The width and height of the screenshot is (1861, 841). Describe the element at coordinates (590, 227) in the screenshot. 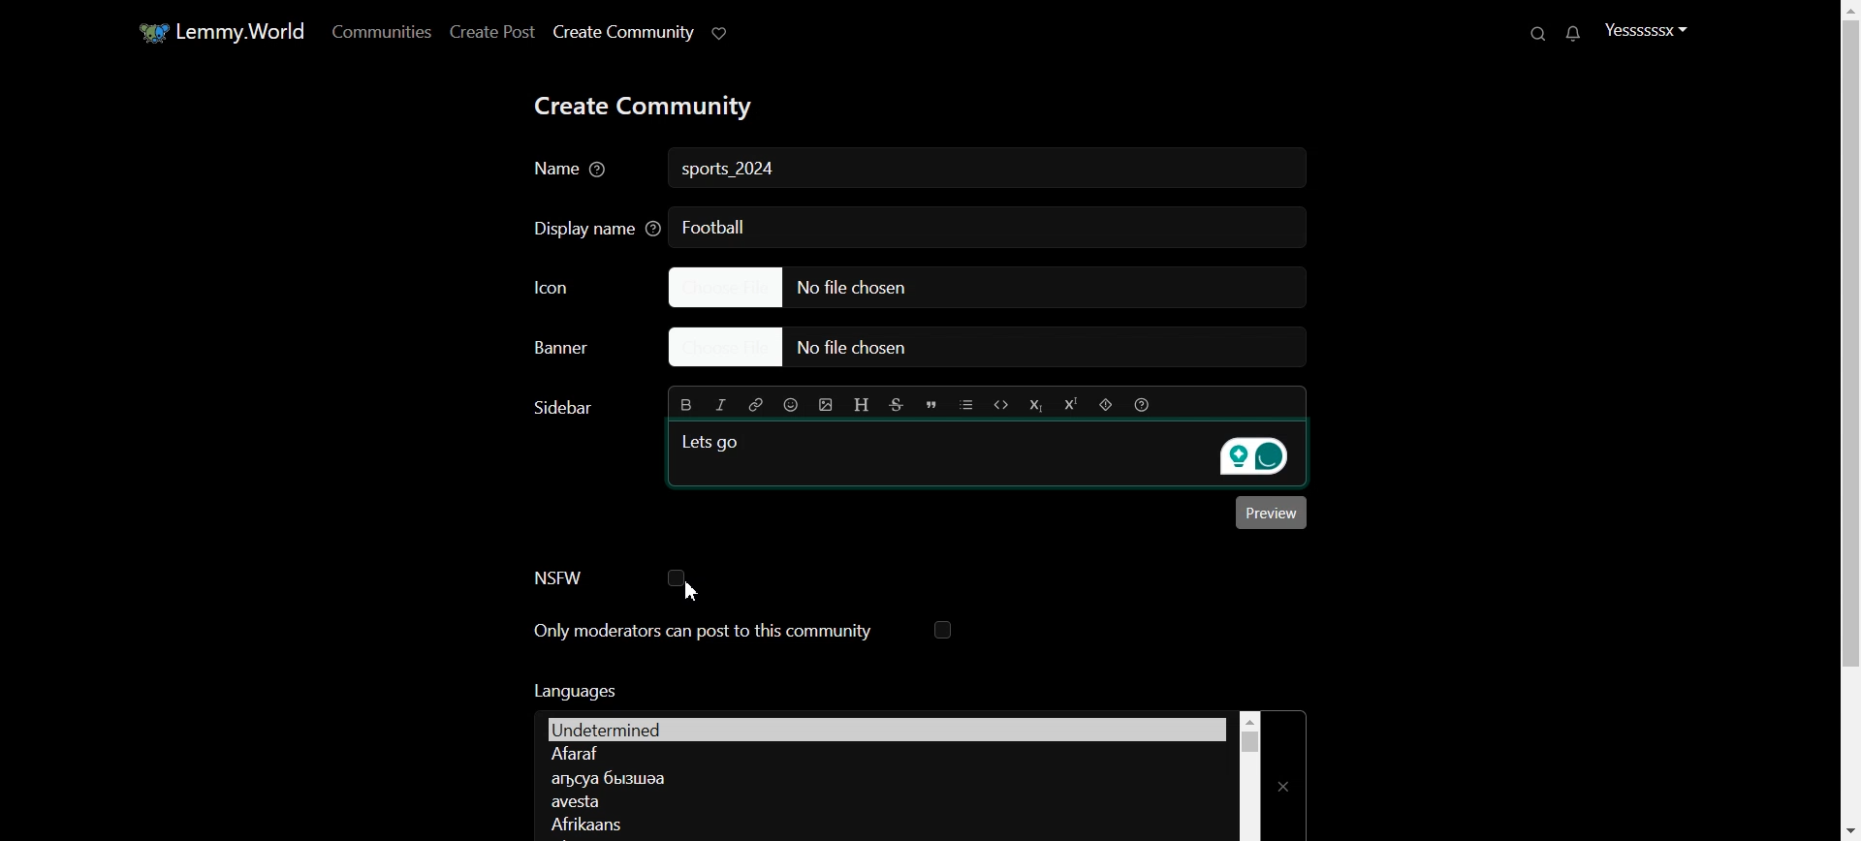

I see `Display name` at that location.